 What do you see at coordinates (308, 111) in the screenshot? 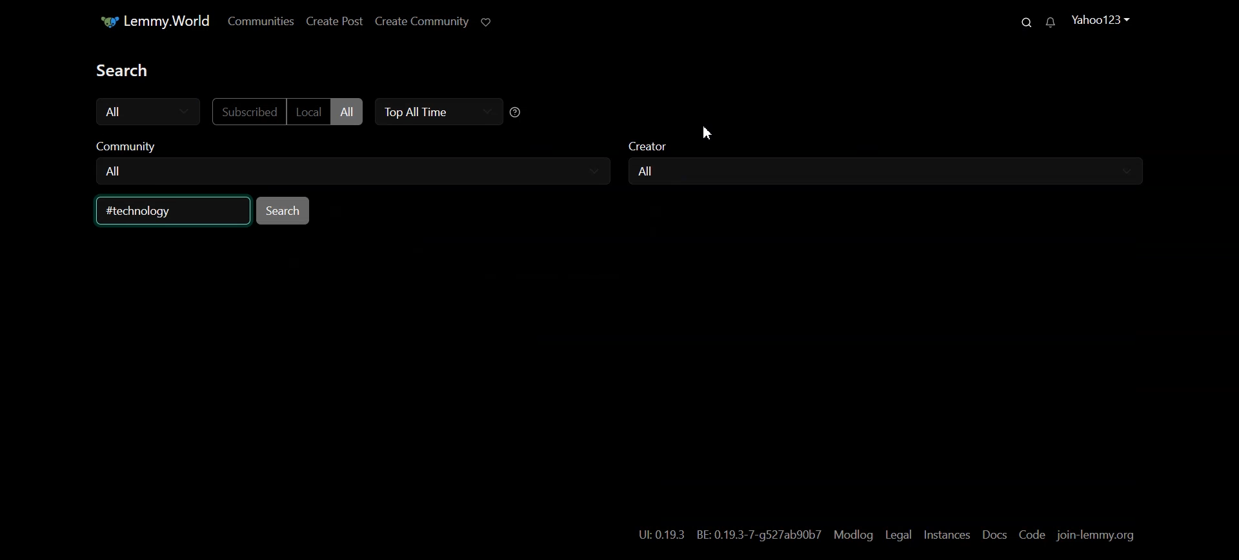
I see `Local` at bounding box center [308, 111].